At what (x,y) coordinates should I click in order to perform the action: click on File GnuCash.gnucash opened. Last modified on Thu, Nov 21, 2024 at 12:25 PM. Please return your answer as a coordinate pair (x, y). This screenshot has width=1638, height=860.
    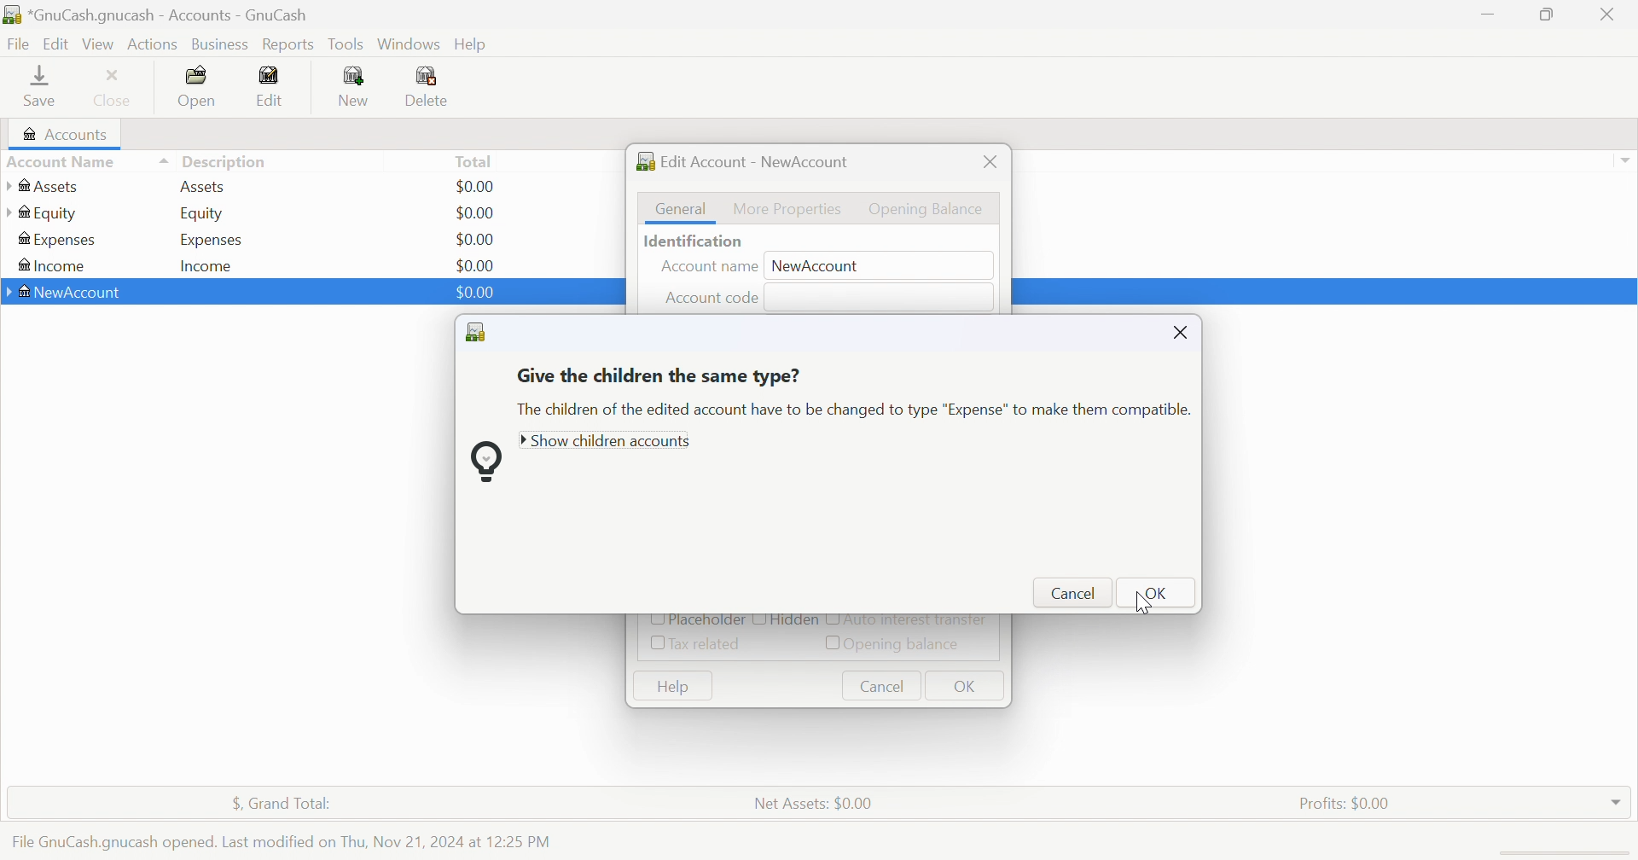
    Looking at the image, I should click on (281, 838).